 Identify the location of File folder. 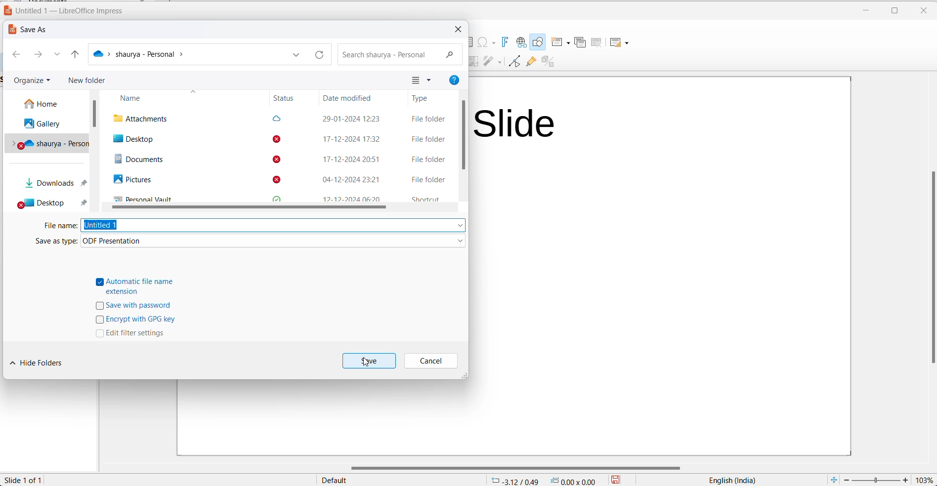
(429, 120).